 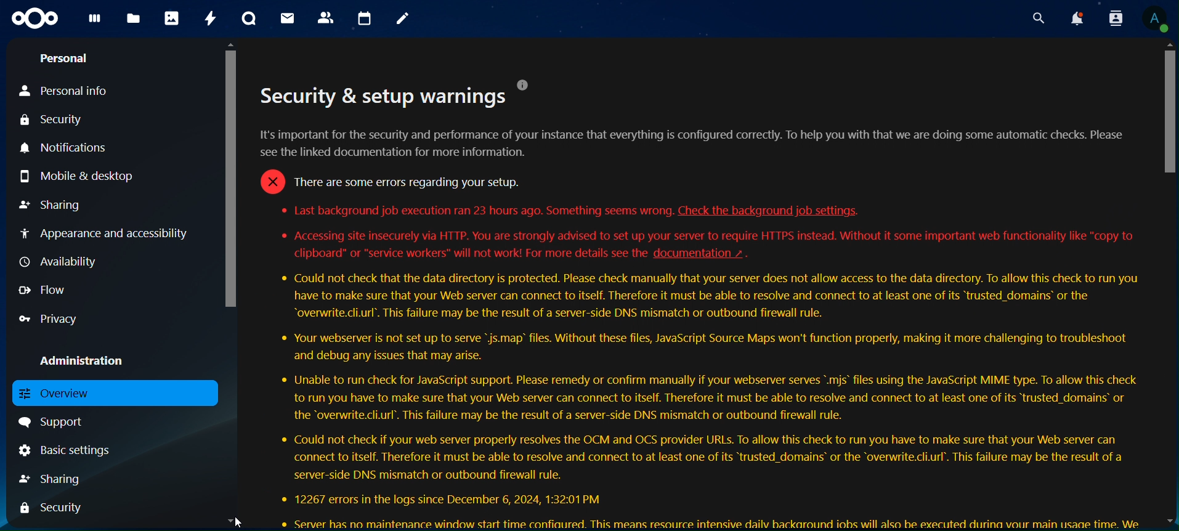 I want to click on contacts, so click(x=325, y=17).